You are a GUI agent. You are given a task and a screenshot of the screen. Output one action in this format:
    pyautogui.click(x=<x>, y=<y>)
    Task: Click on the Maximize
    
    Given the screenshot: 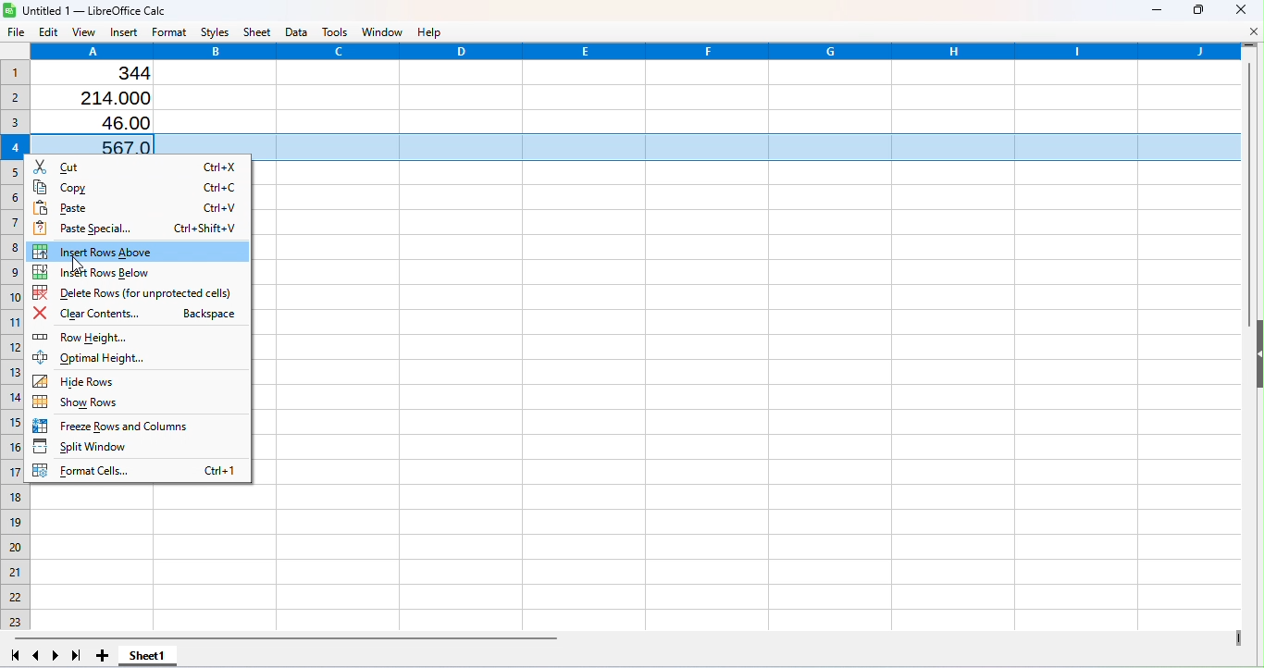 What is the action you would take?
    pyautogui.click(x=1197, y=10)
    